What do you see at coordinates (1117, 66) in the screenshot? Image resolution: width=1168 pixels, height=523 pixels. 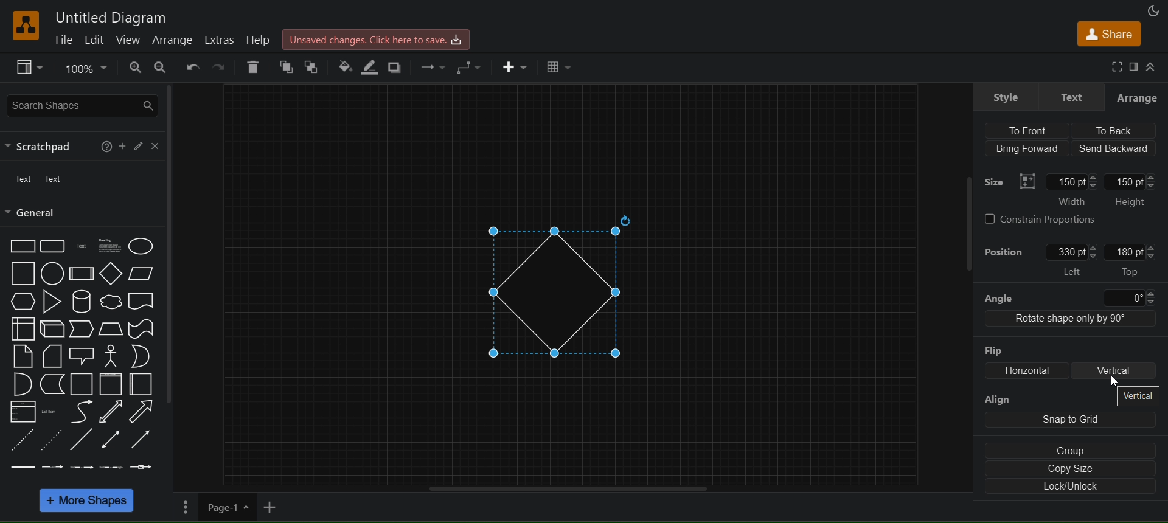 I see `fullscreen` at bounding box center [1117, 66].